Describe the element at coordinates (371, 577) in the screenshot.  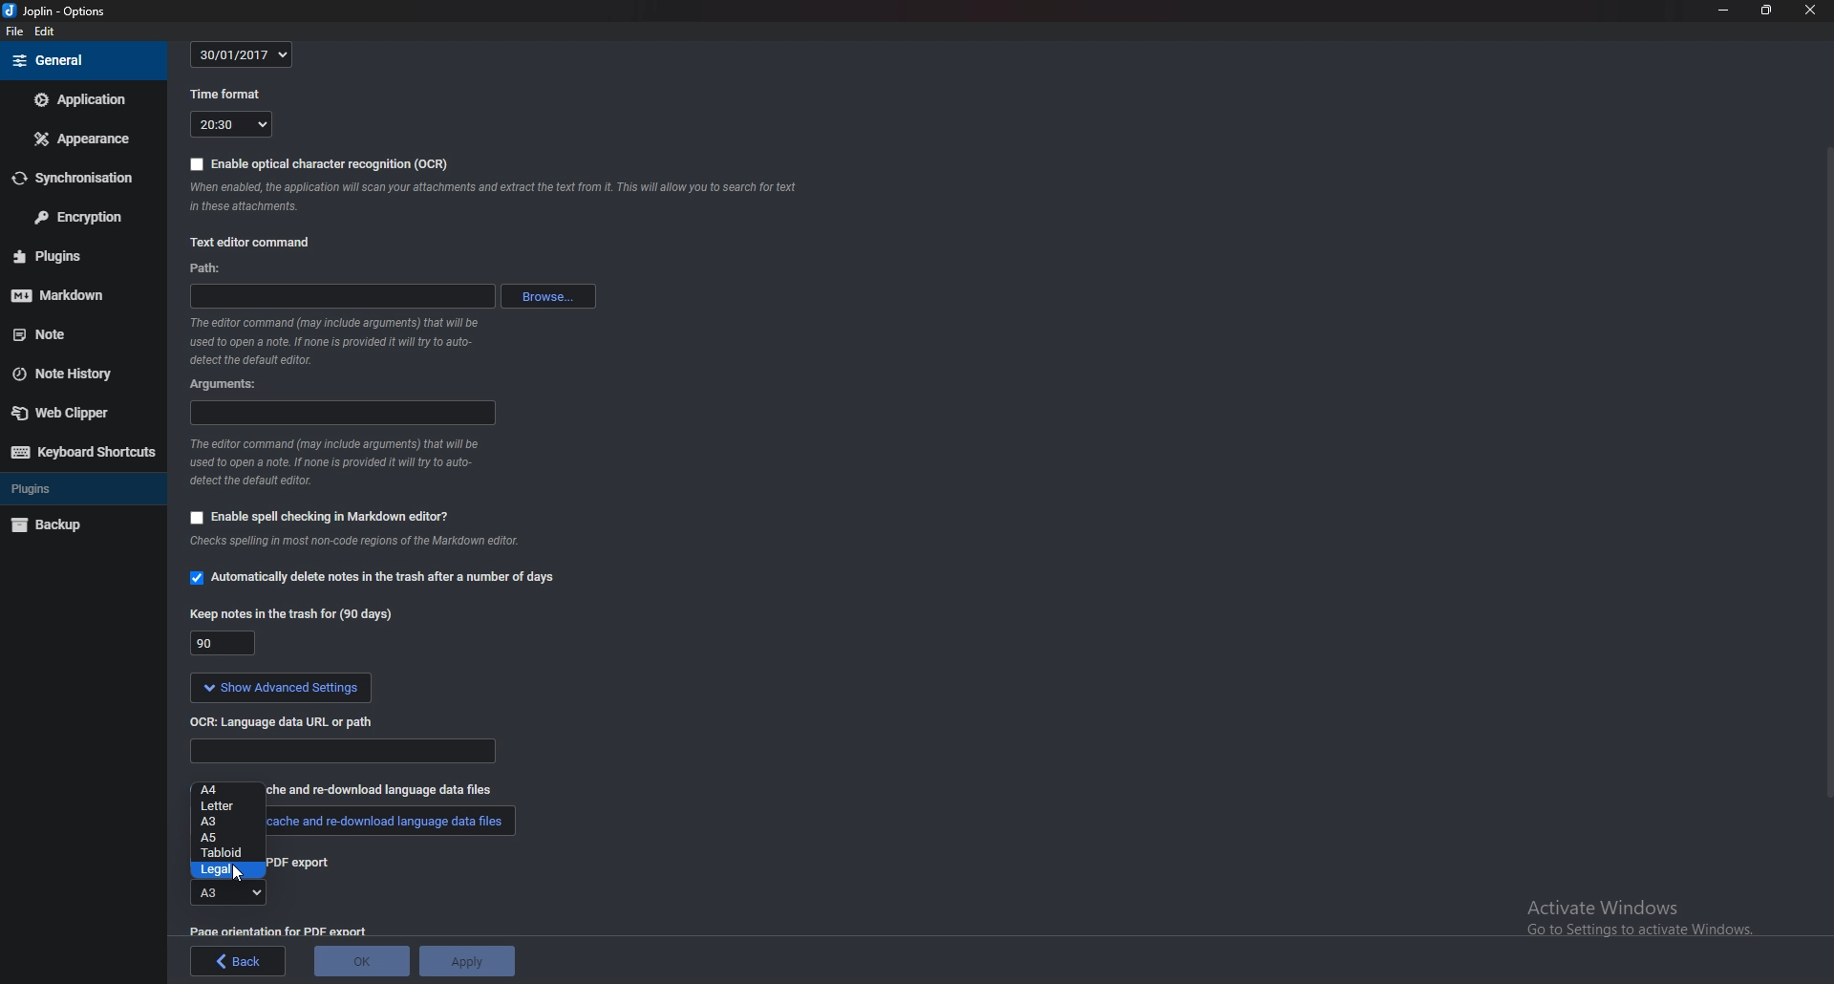
I see `Automatically delete notes` at that location.